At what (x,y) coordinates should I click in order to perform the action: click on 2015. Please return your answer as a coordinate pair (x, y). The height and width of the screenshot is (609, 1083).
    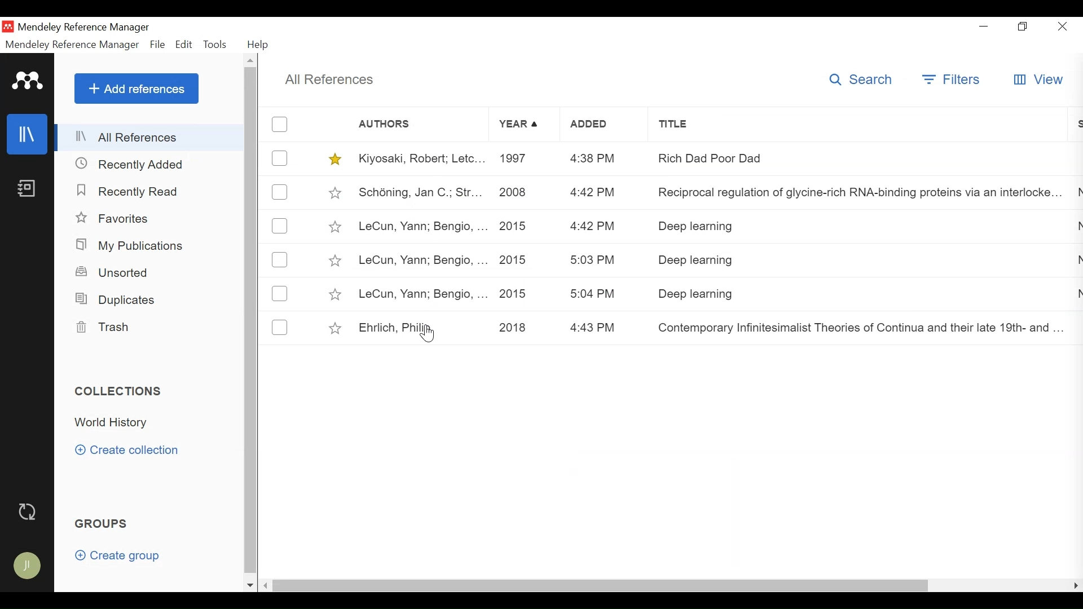
    Looking at the image, I should click on (517, 292).